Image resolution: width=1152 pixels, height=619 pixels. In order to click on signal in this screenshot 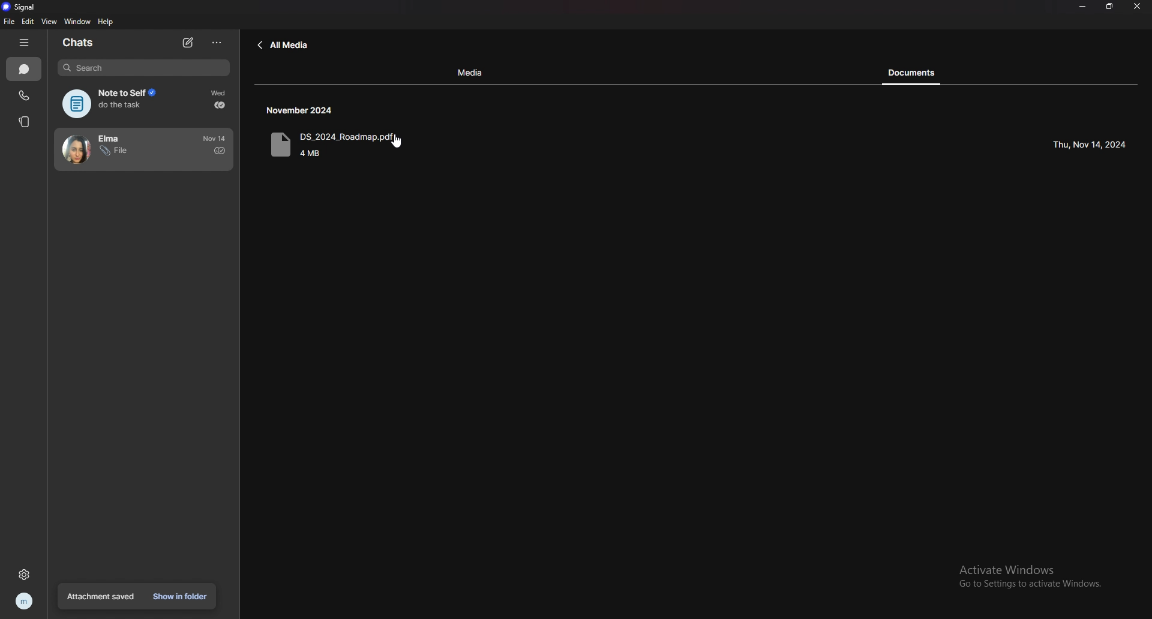, I will do `click(25, 6)`.